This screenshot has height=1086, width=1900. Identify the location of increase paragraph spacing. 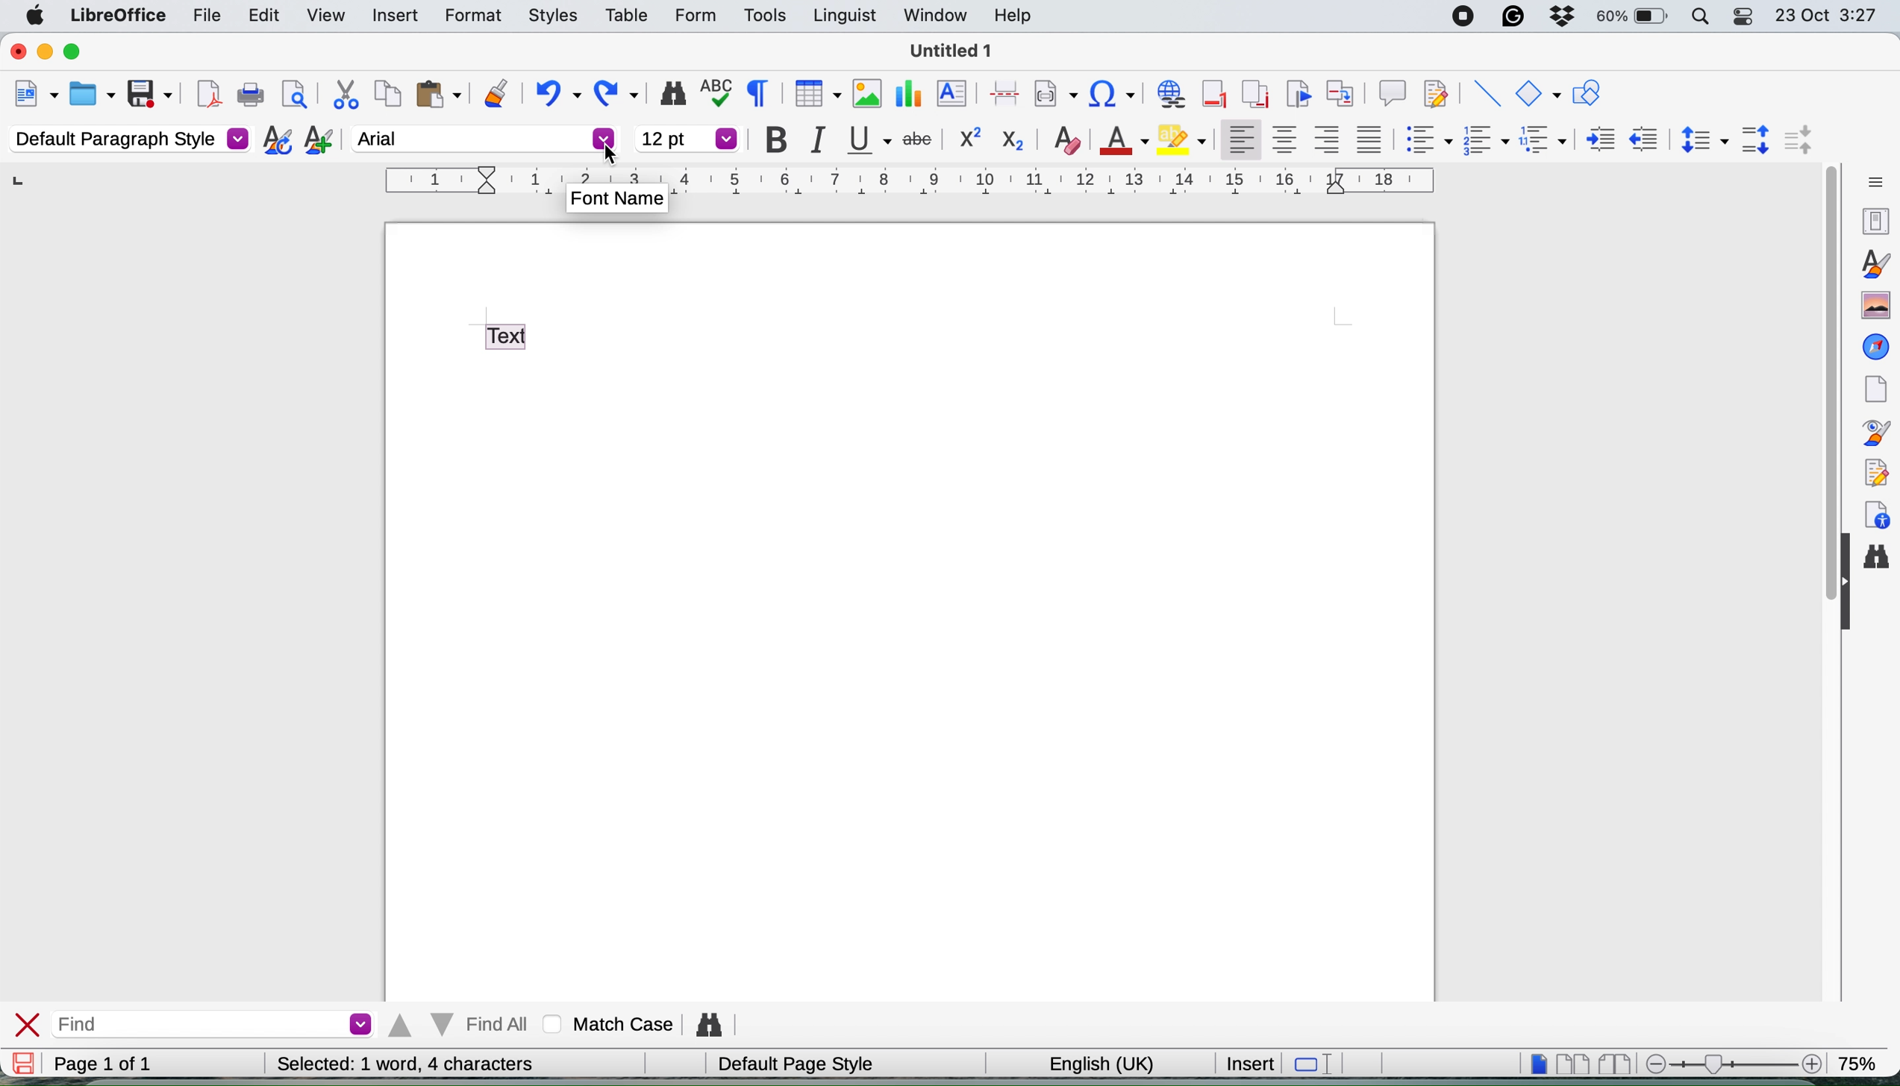
(1757, 138).